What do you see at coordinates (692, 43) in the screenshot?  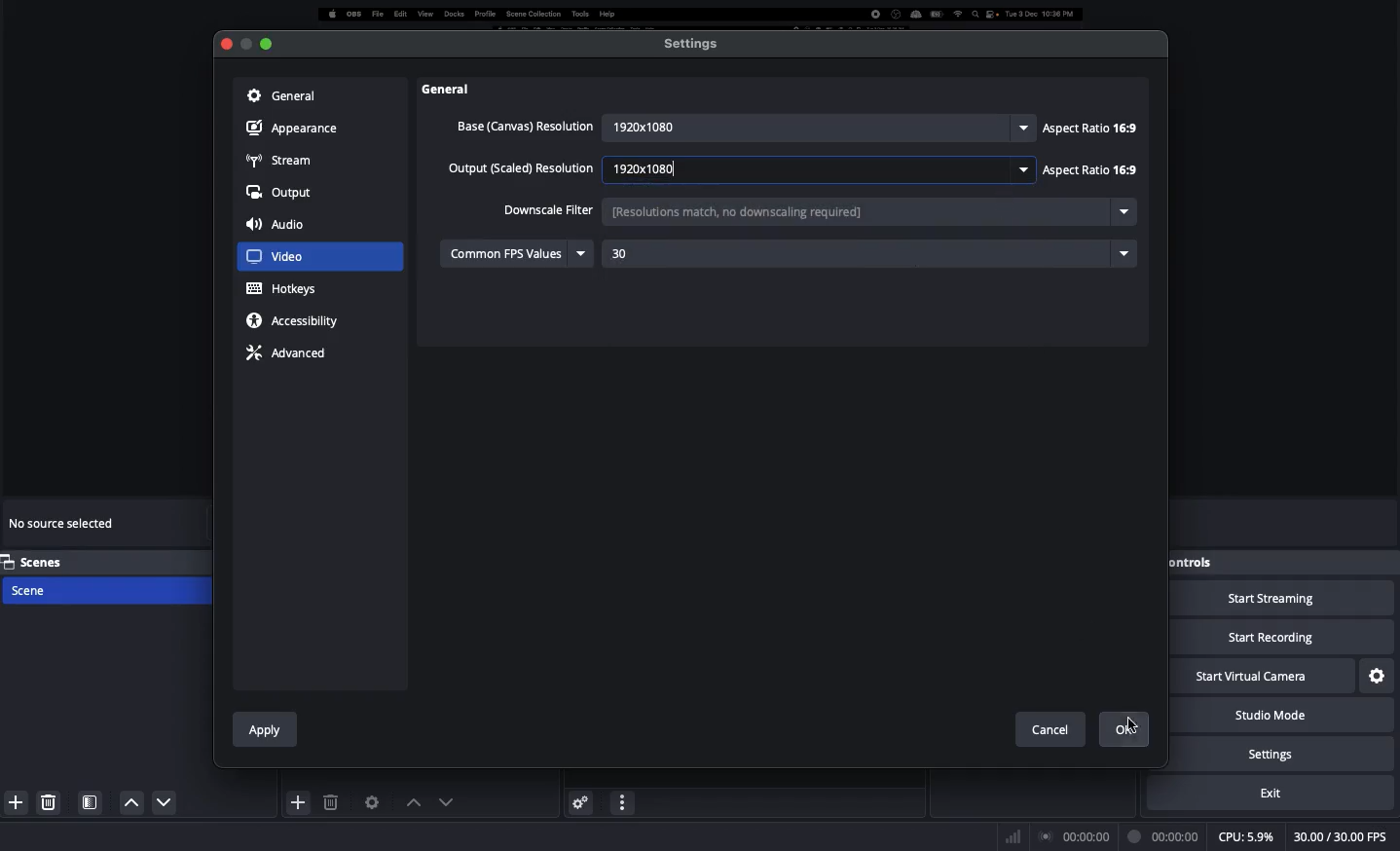 I see `Settings` at bounding box center [692, 43].